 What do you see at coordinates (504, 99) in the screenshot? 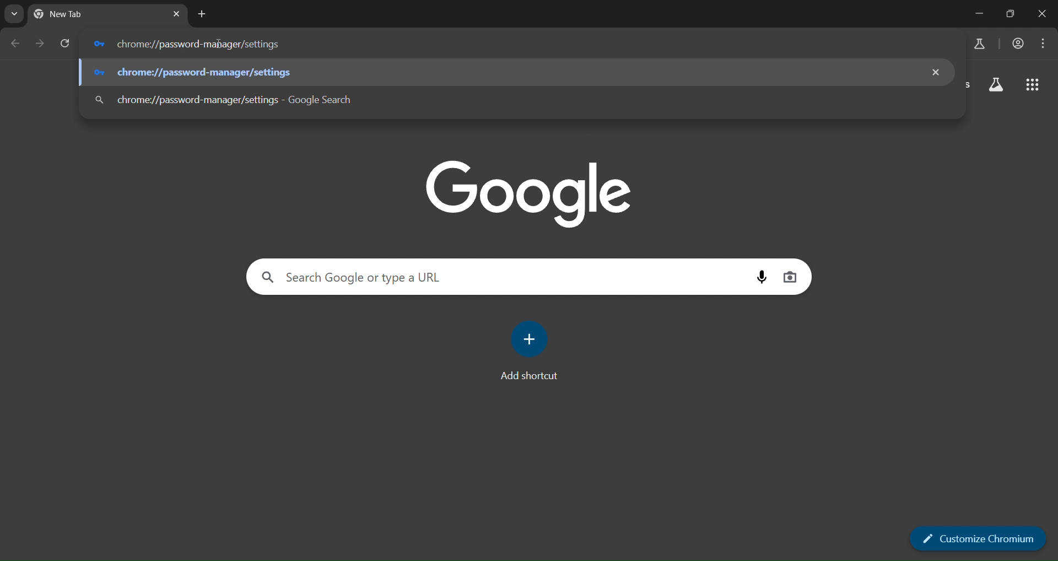
I see `chrome://password-manager/settings` at bounding box center [504, 99].